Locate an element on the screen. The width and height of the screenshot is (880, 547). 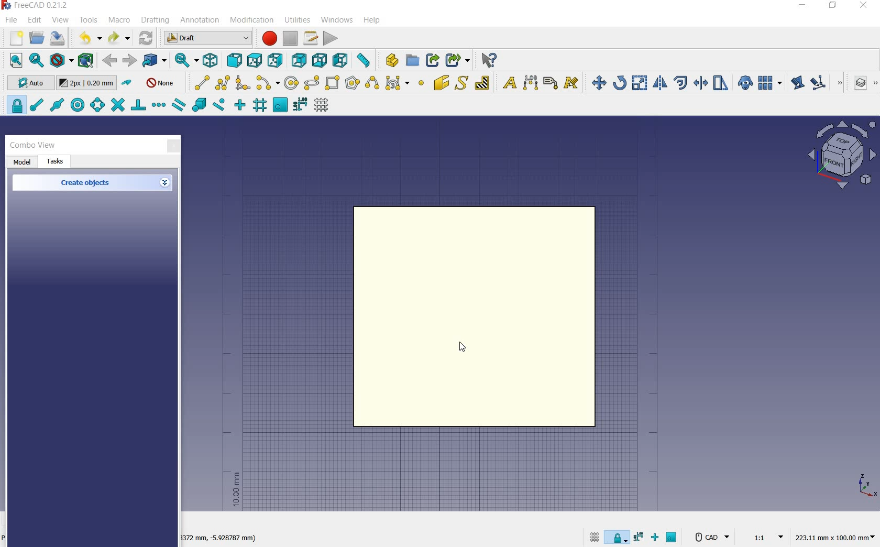
minimize is located at coordinates (803, 6).